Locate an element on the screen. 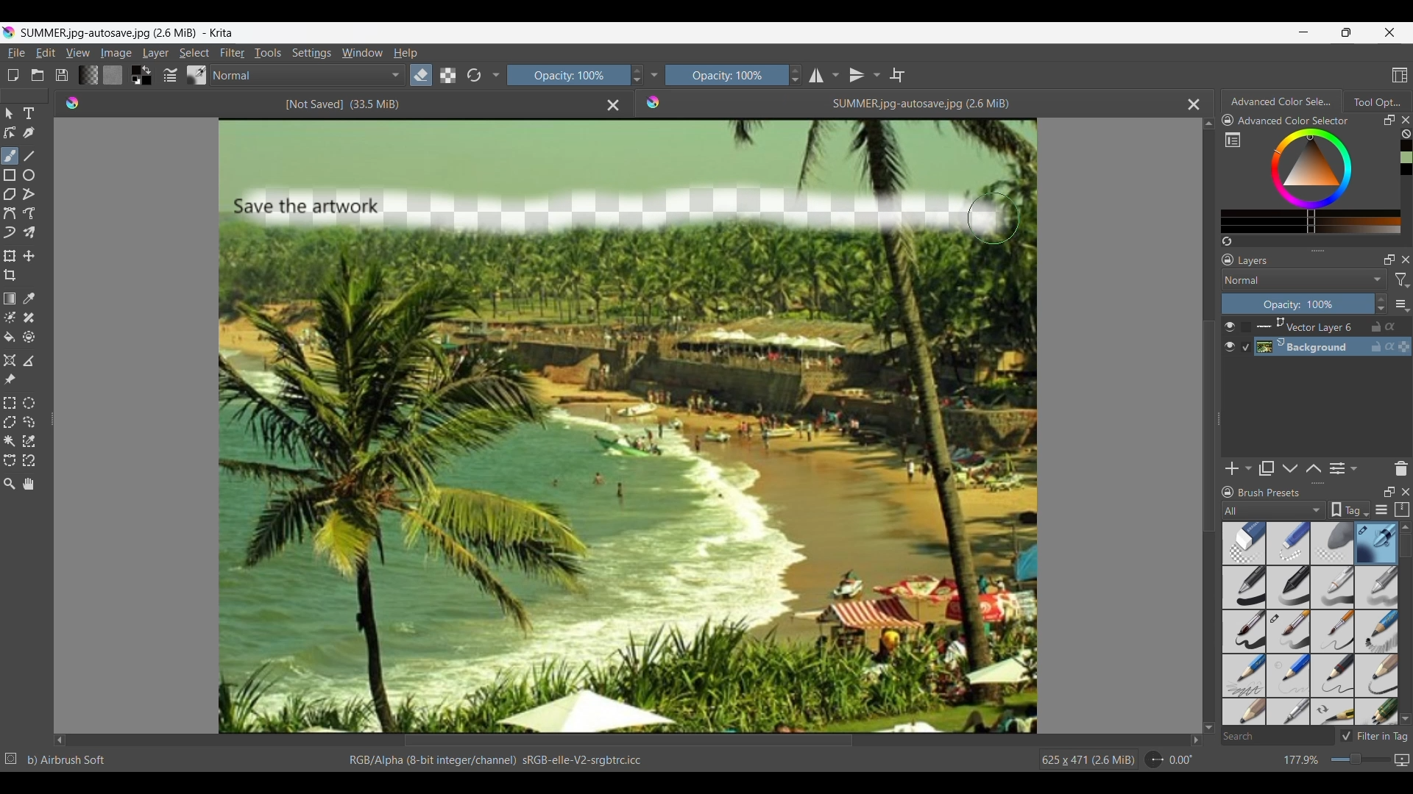  Set eraser mode (E) is located at coordinates (470, 103).